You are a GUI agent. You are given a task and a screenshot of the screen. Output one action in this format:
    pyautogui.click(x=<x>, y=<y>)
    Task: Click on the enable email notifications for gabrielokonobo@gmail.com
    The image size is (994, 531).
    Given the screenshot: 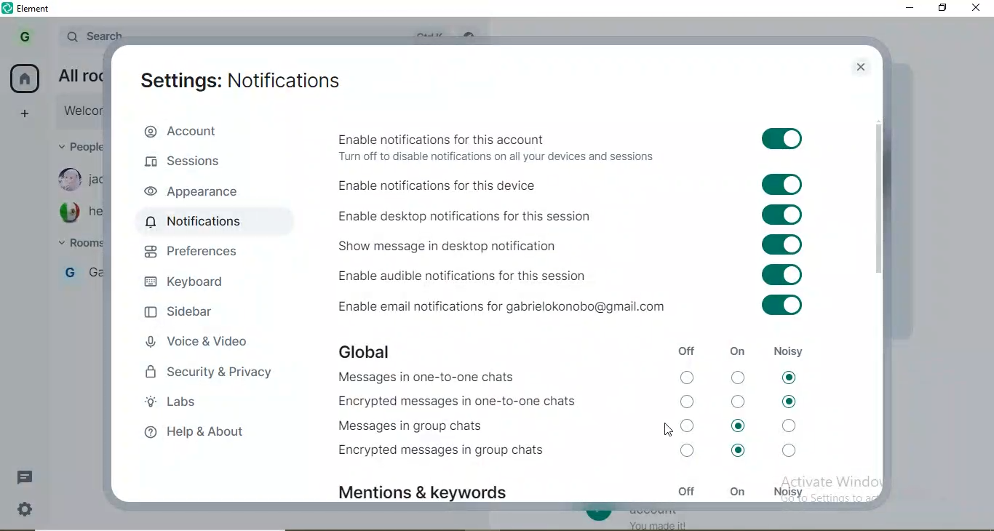 What is the action you would take?
    pyautogui.click(x=526, y=306)
    